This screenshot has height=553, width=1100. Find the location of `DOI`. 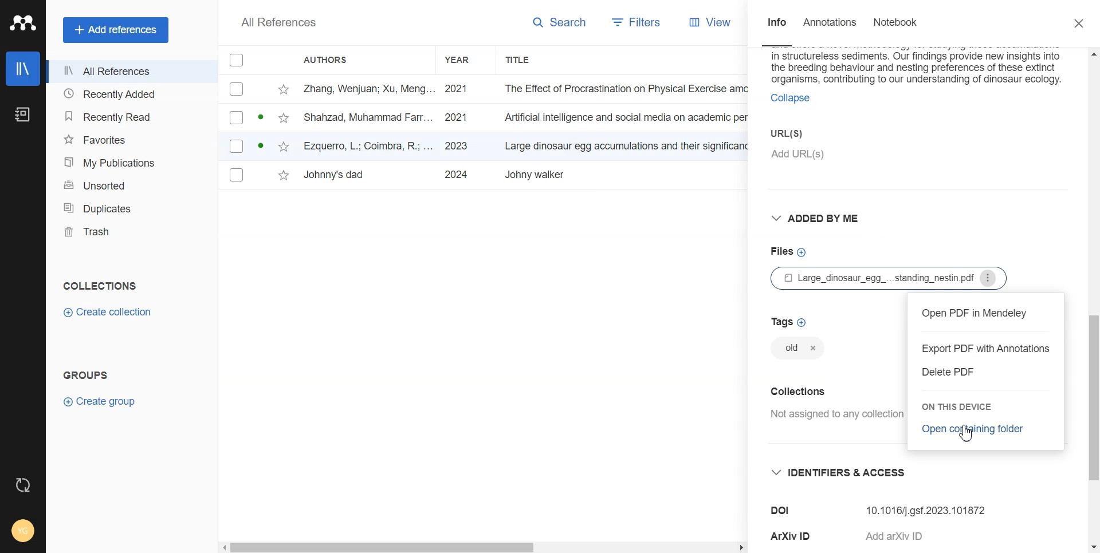

DOI is located at coordinates (782, 511).